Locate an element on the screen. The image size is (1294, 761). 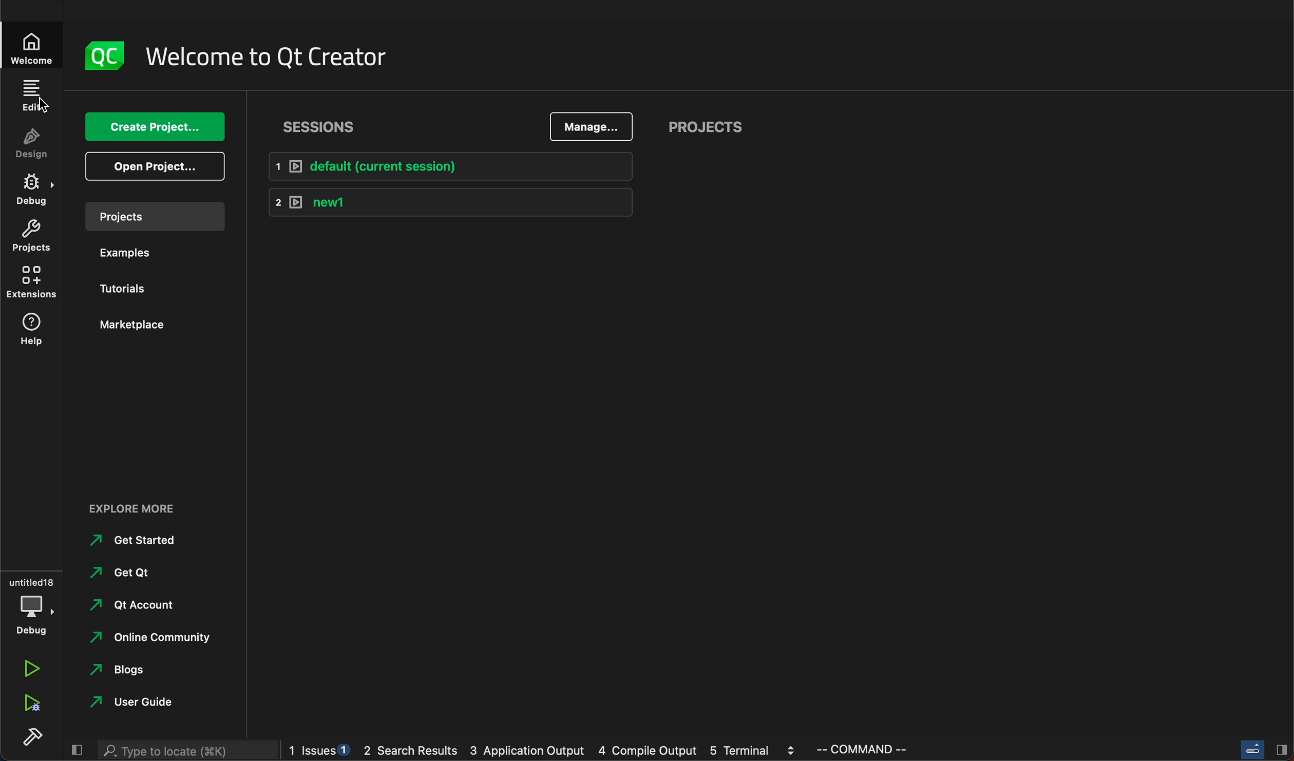
search bar is located at coordinates (178, 752).